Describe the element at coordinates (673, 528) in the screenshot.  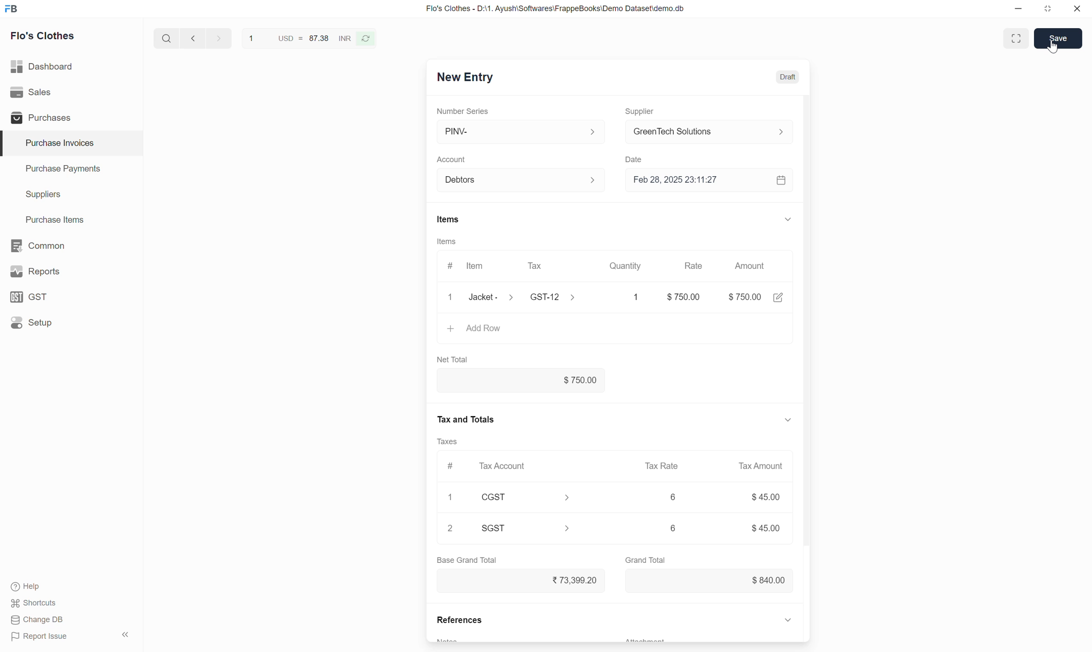
I see `6` at that location.